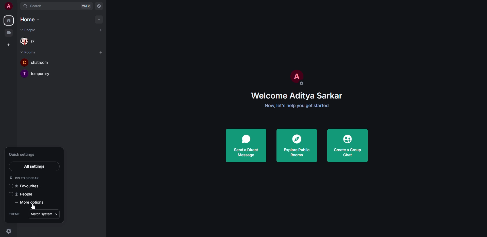  Describe the element at coordinates (34, 166) in the screenshot. I see `all settings` at that location.